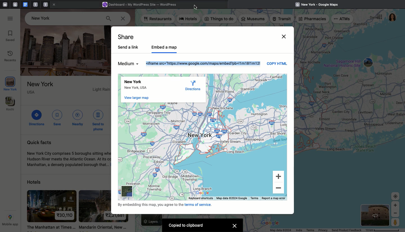  Describe the element at coordinates (279, 189) in the screenshot. I see `Zoom out` at that location.